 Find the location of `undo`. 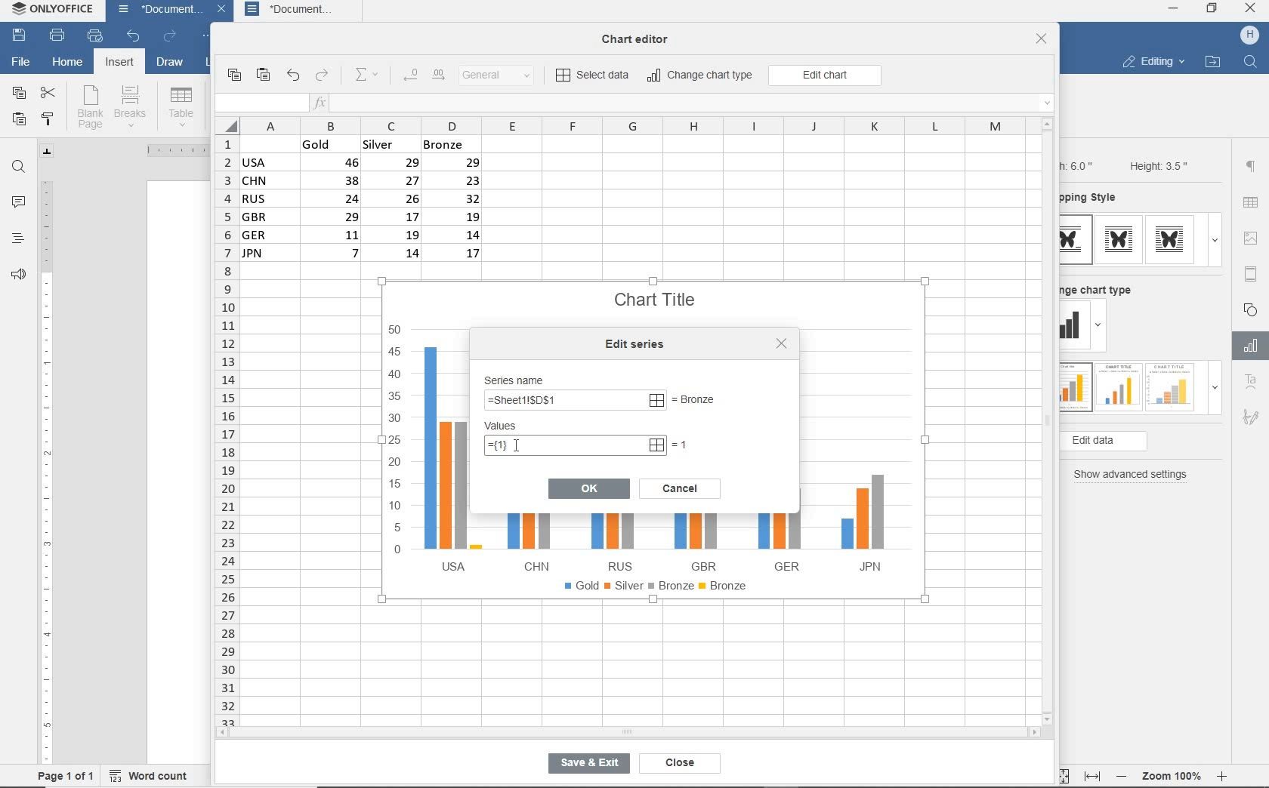

undo is located at coordinates (133, 37).